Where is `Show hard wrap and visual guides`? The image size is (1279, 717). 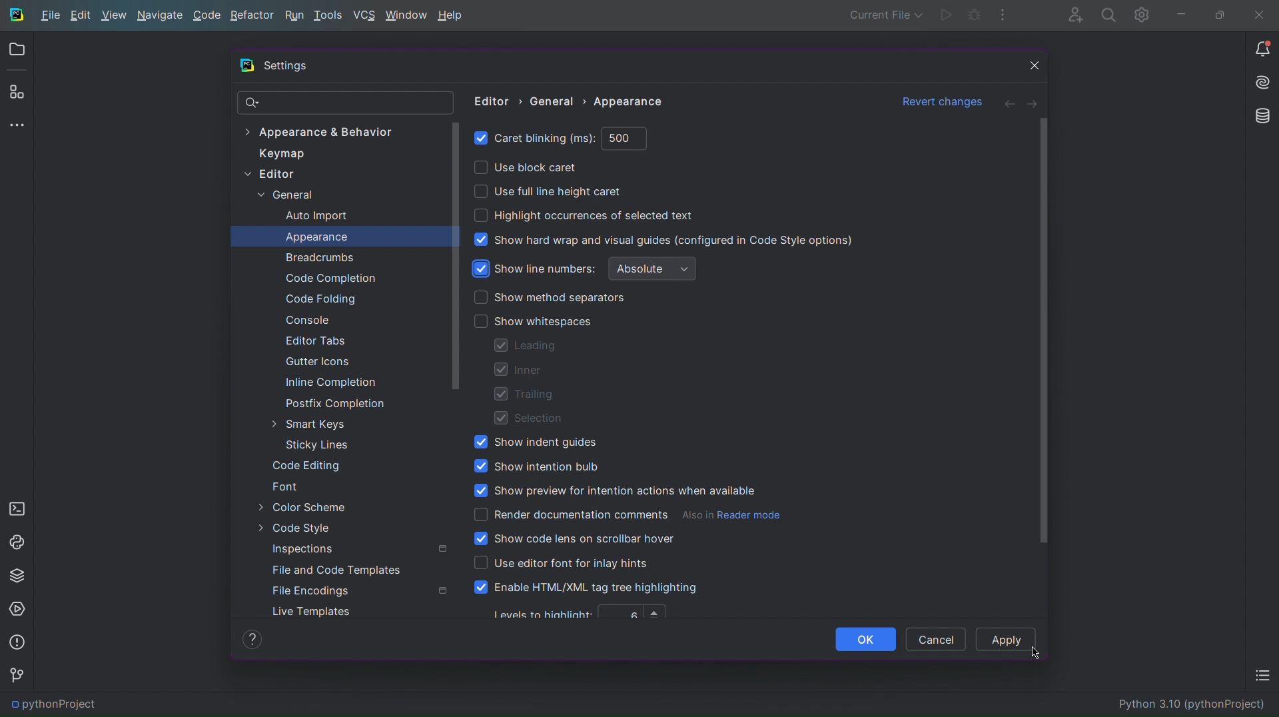 Show hard wrap and visual guides is located at coordinates (666, 240).